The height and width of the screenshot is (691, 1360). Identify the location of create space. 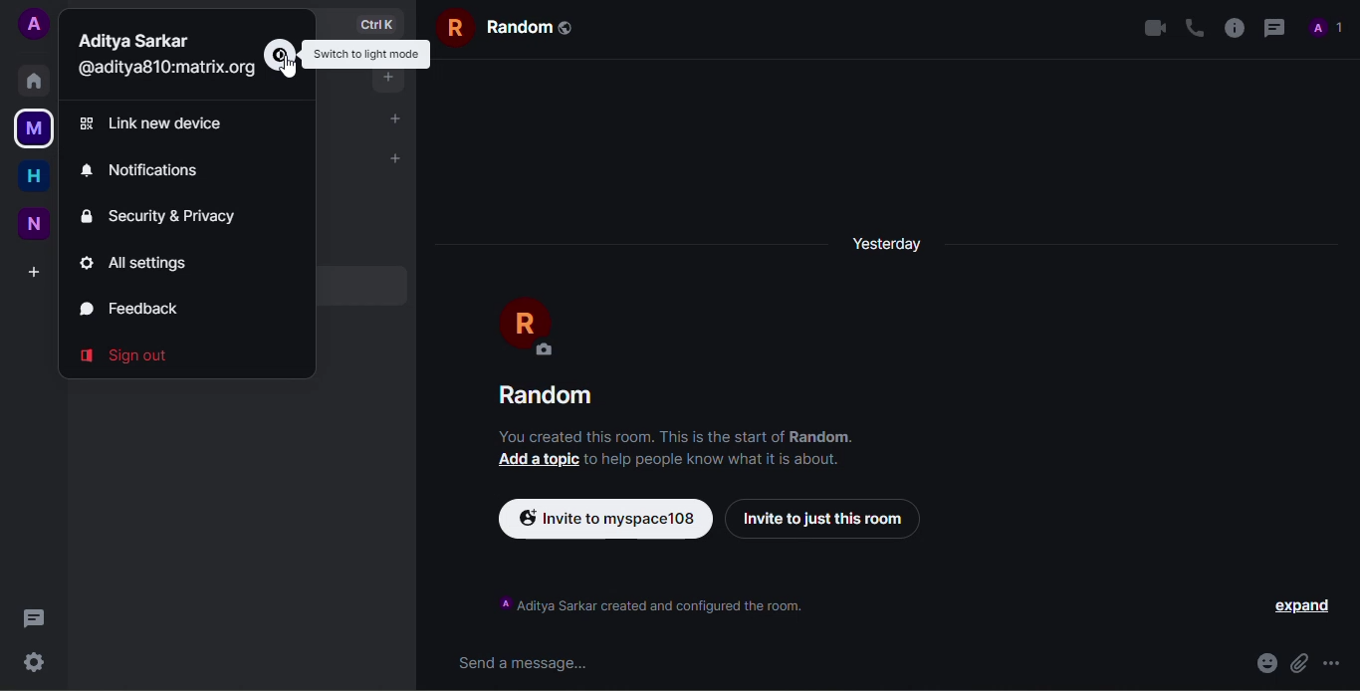
(38, 272).